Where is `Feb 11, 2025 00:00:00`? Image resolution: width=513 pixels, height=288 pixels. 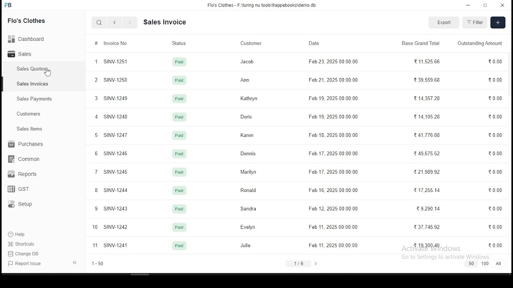
Feb 11, 2025 00:00:00 is located at coordinates (335, 244).